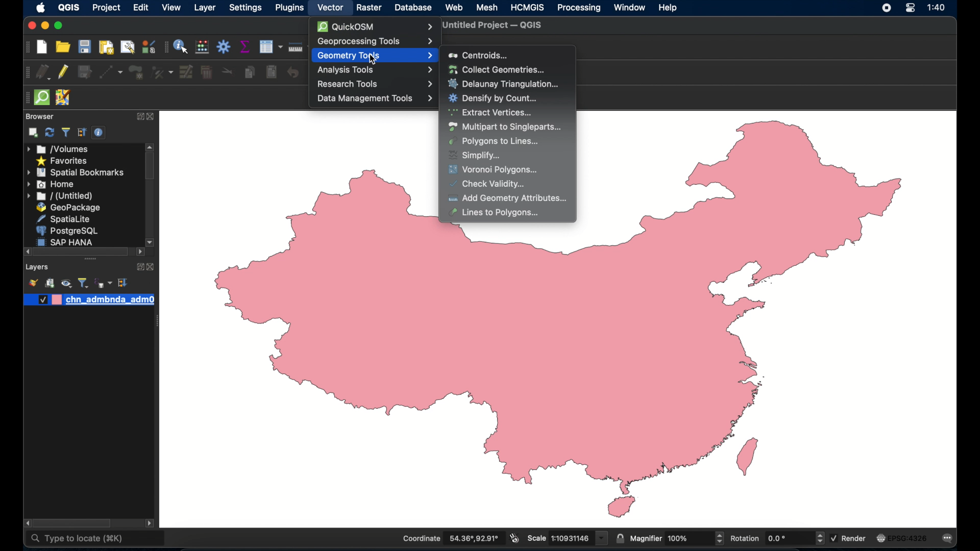 This screenshot has width=980, height=551. I want to click on manage map theme, so click(67, 283).